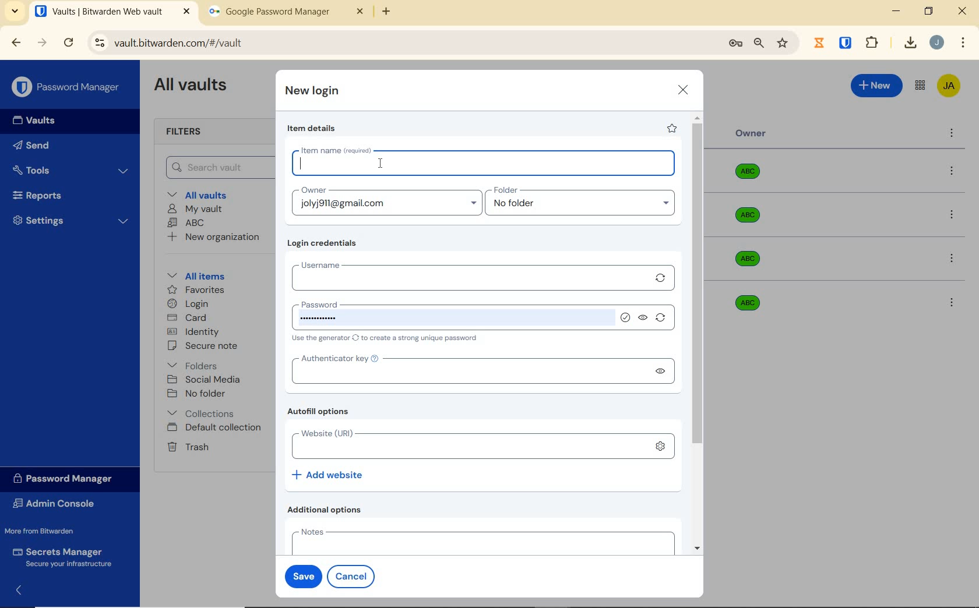 This screenshot has width=979, height=608. I want to click on restore, so click(928, 11).